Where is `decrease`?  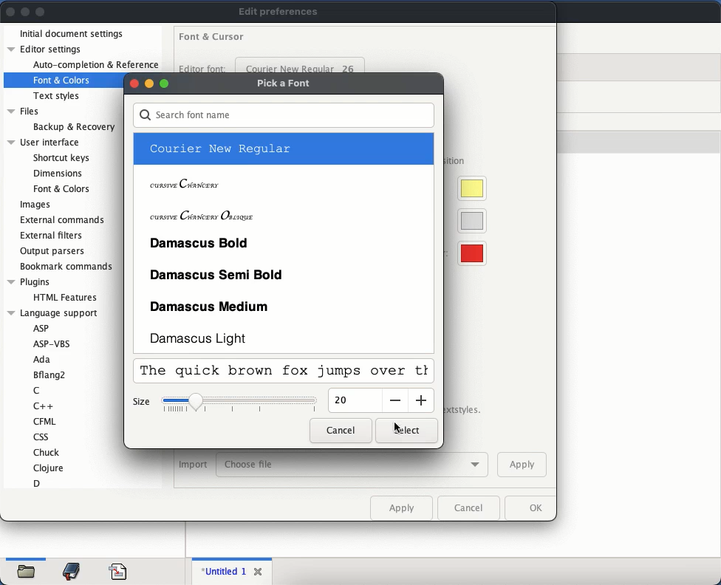
decrease is located at coordinates (394, 400).